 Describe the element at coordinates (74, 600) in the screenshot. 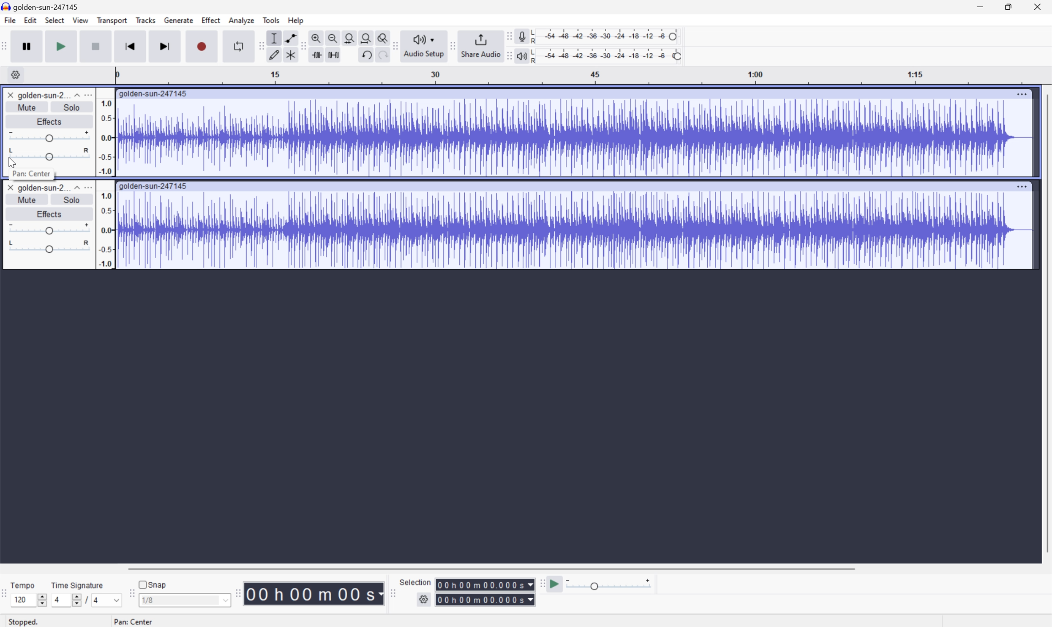

I see `Slider` at that location.